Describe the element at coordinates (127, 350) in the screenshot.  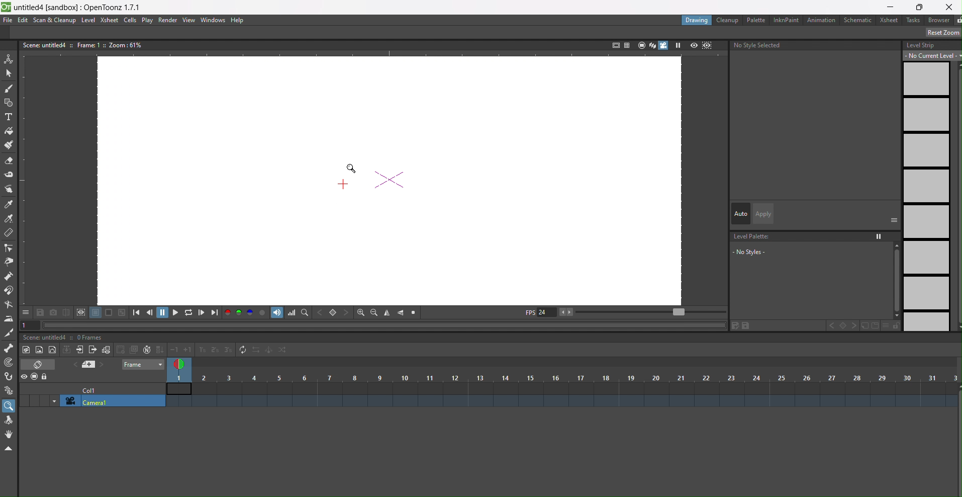
I see `icon` at that location.